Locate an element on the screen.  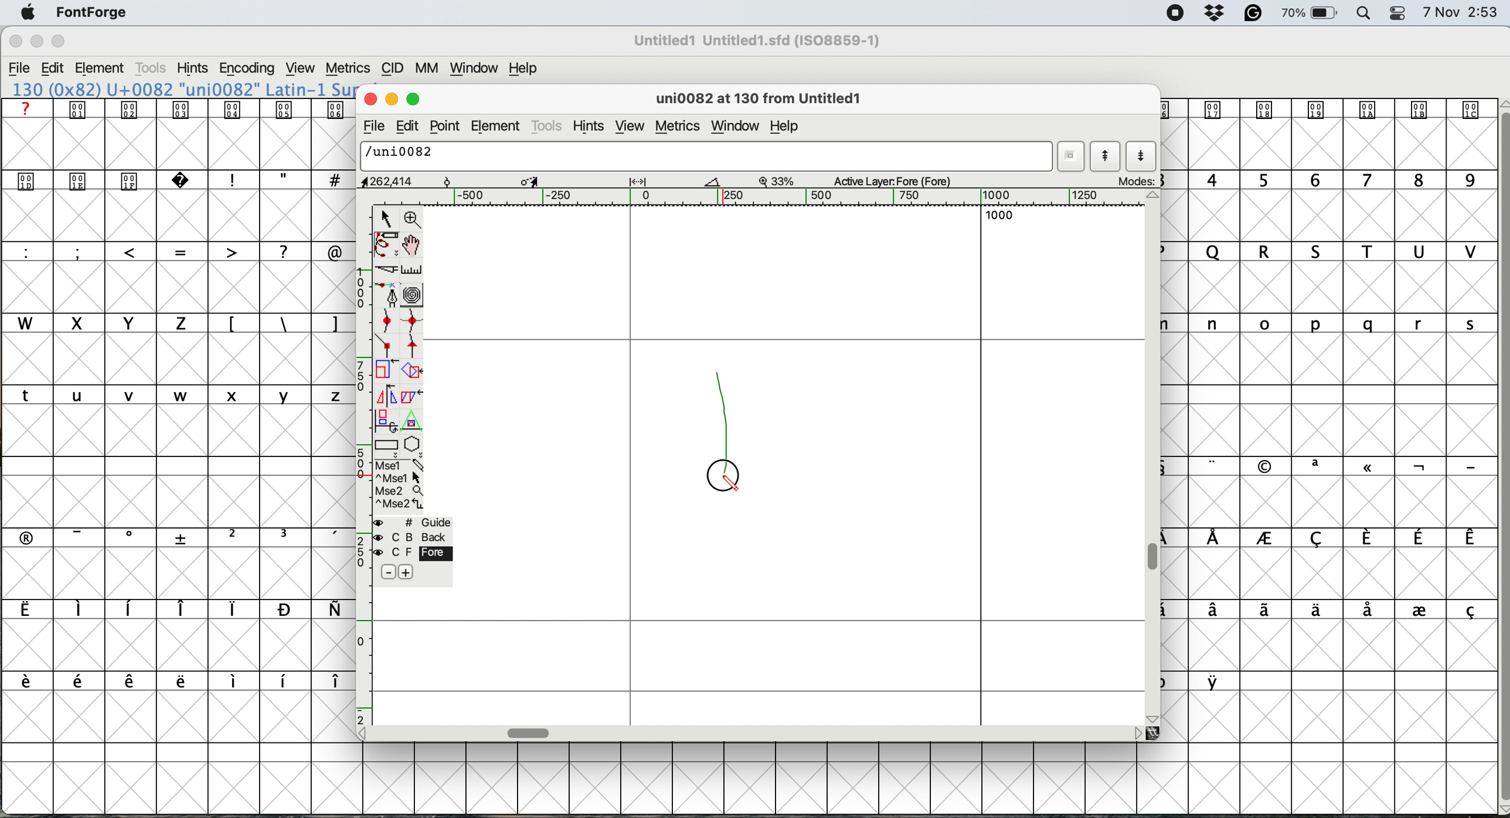
fontforge is located at coordinates (91, 12).